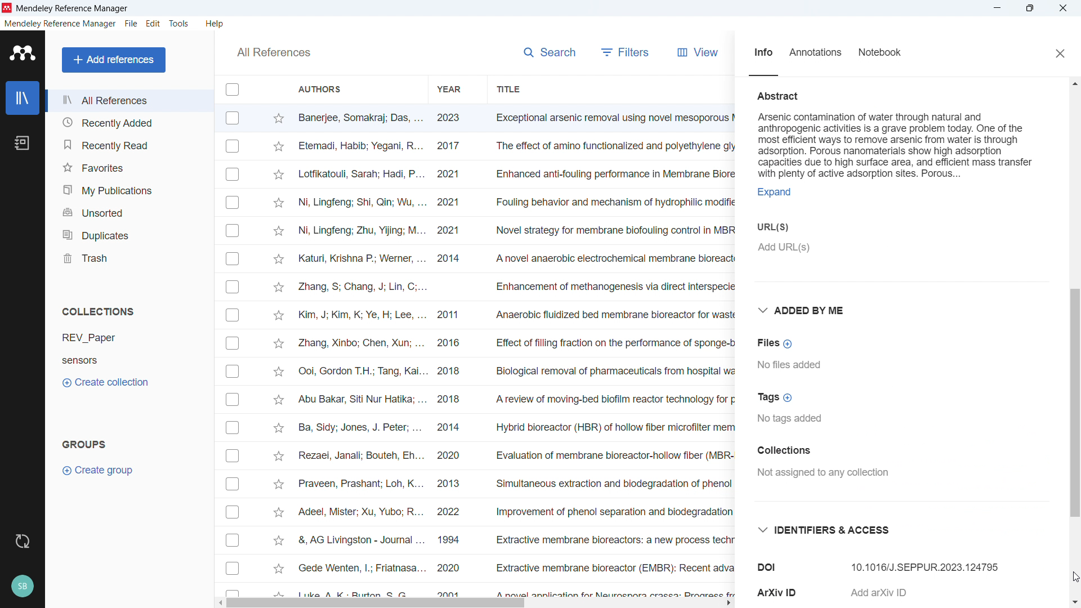 The image size is (1081, 608). What do you see at coordinates (803, 450) in the screenshot?
I see `Collections` at bounding box center [803, 450].